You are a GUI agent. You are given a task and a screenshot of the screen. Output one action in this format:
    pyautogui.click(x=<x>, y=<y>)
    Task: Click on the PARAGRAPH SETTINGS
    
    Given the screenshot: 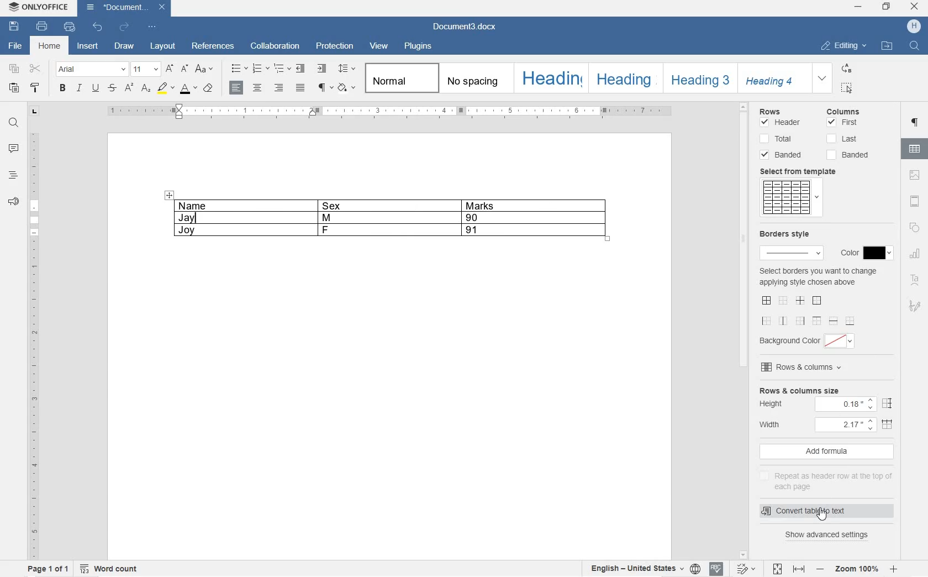 What is the action you would take?
    pyautogui.click(x=914, y=124)
    